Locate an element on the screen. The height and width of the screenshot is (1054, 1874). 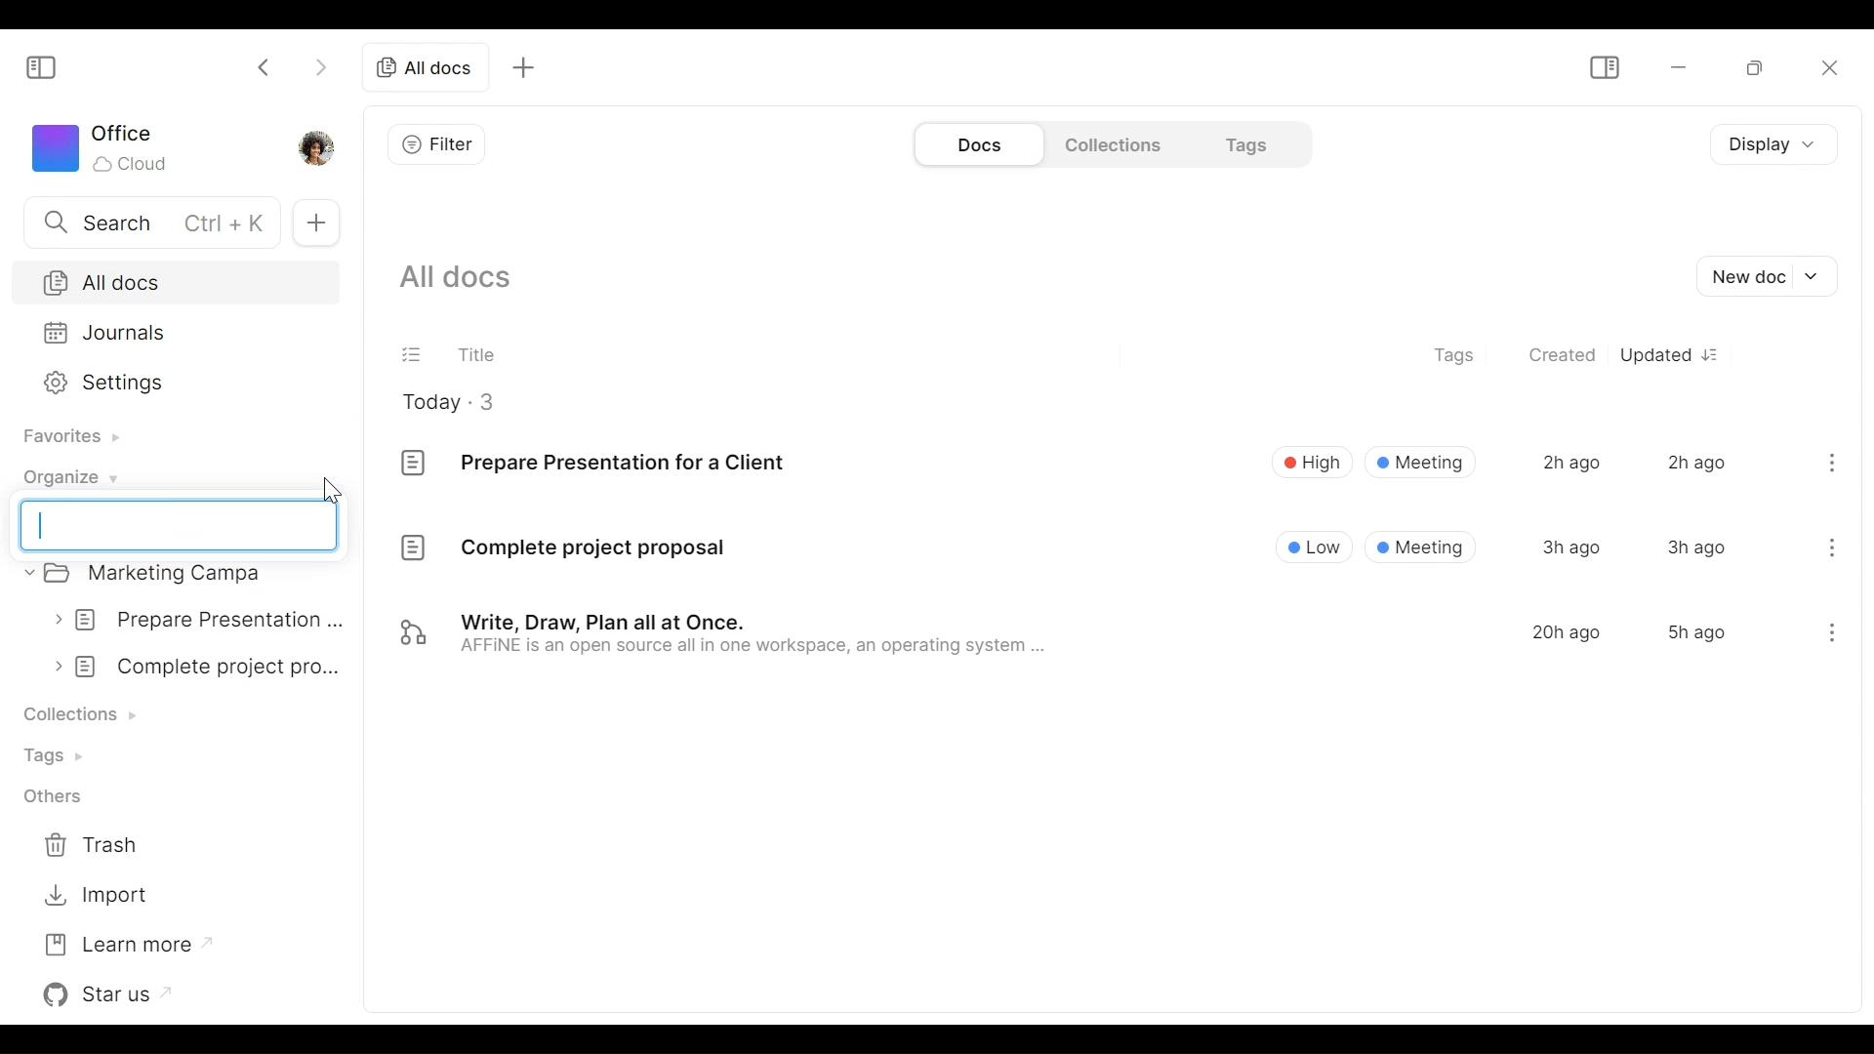
Profile photo is located at coordinates (323, 146).